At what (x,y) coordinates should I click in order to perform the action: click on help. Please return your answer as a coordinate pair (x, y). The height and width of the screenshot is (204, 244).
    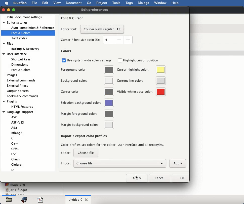
    Looking at the image, I should click on (175, 3).